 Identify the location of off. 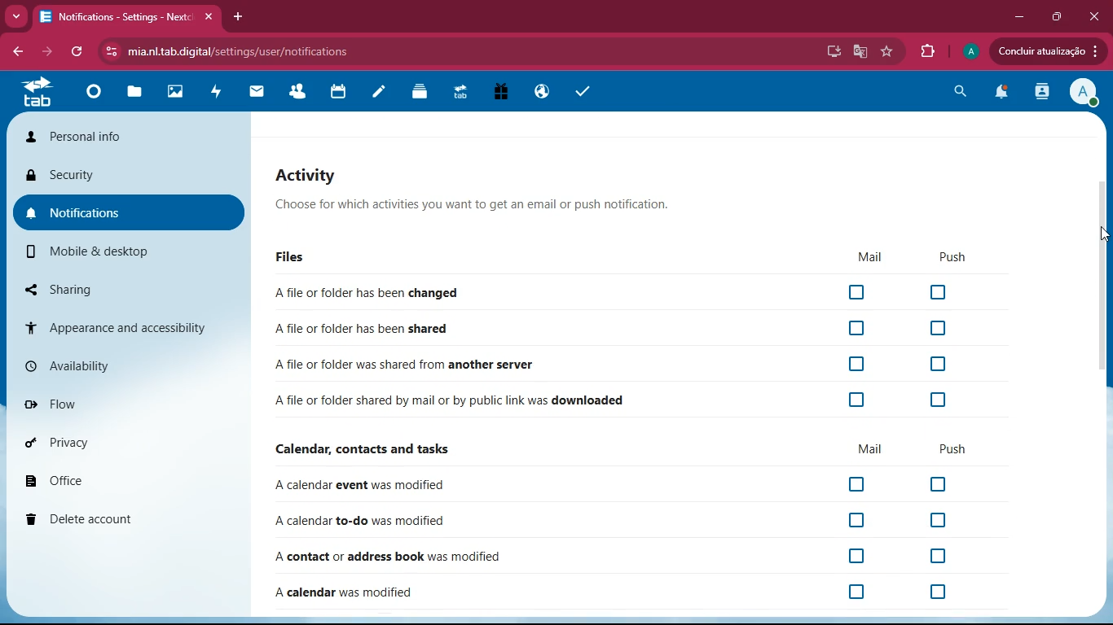
(859, 593).